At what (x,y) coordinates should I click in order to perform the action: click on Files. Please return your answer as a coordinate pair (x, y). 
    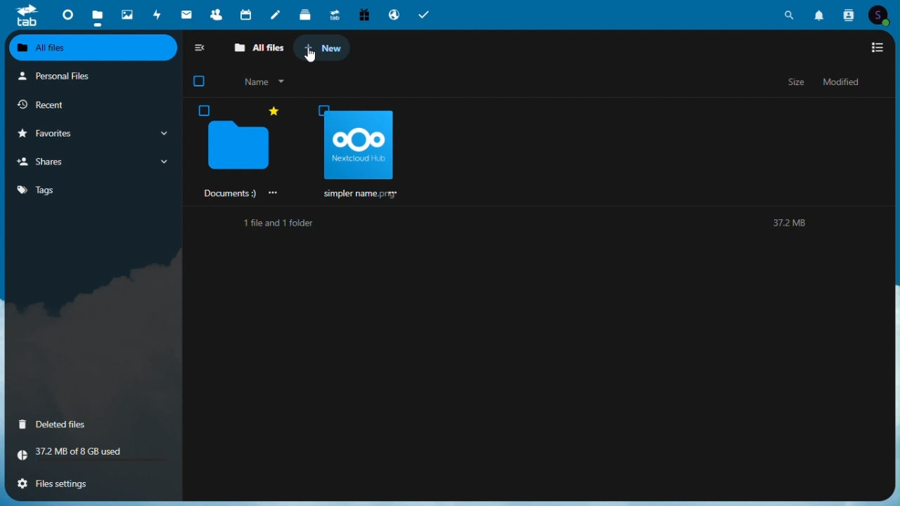
    Looking at the image, I should click on (99, 13).